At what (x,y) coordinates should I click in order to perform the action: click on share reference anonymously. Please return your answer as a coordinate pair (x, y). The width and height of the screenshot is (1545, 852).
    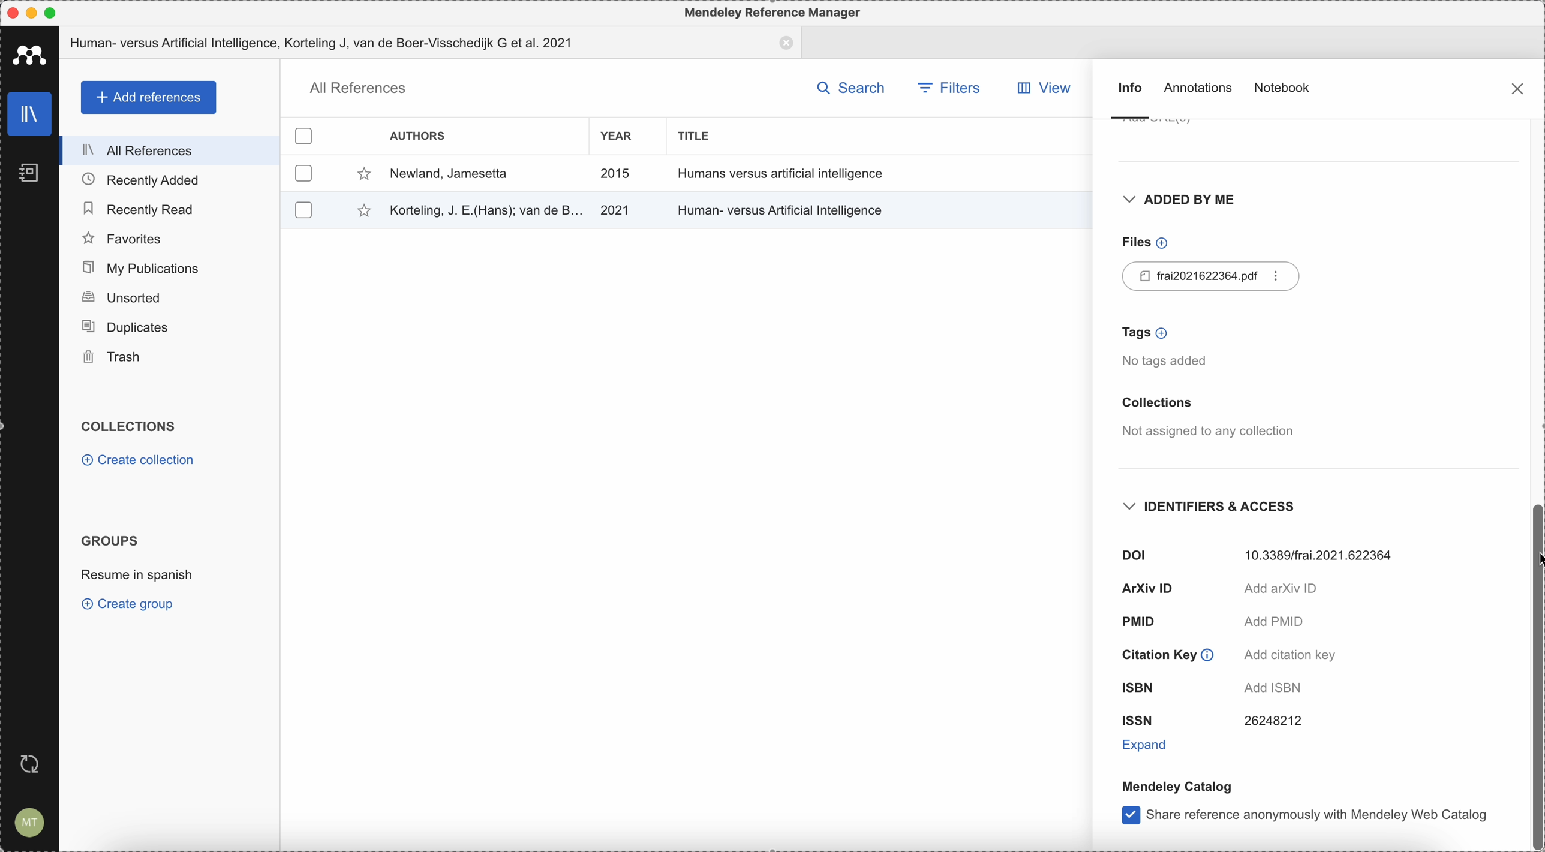
    Looking at the image, I should click on (1305, 817).